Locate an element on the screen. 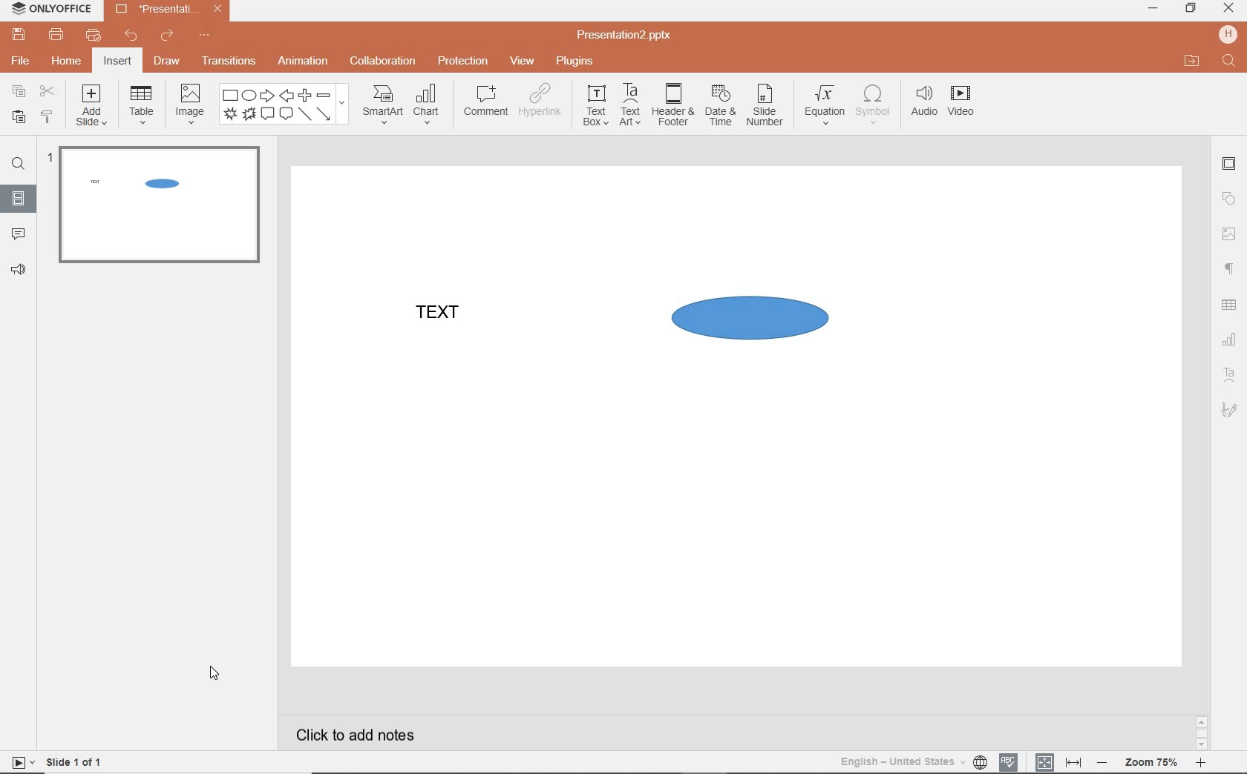 The height and width of the screenshot is (774, 1247). TEXT FIELD is located at coordinates (444, 328).